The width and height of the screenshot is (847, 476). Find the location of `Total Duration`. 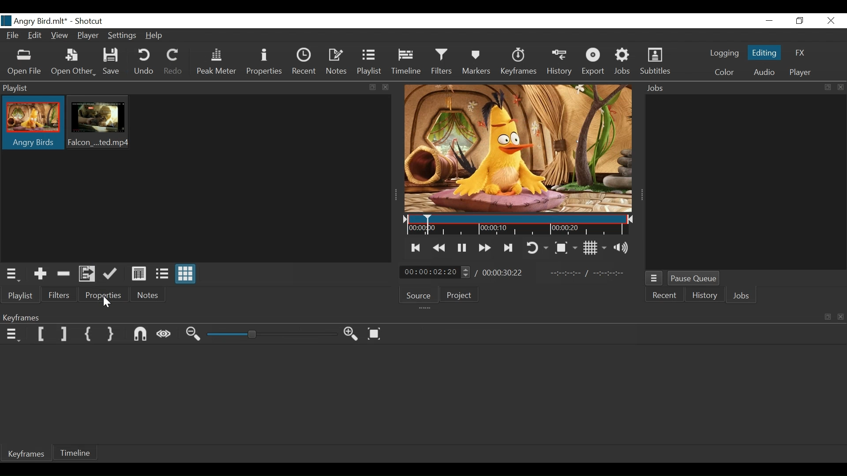

Total Duration is located at coordinates (504, 273).